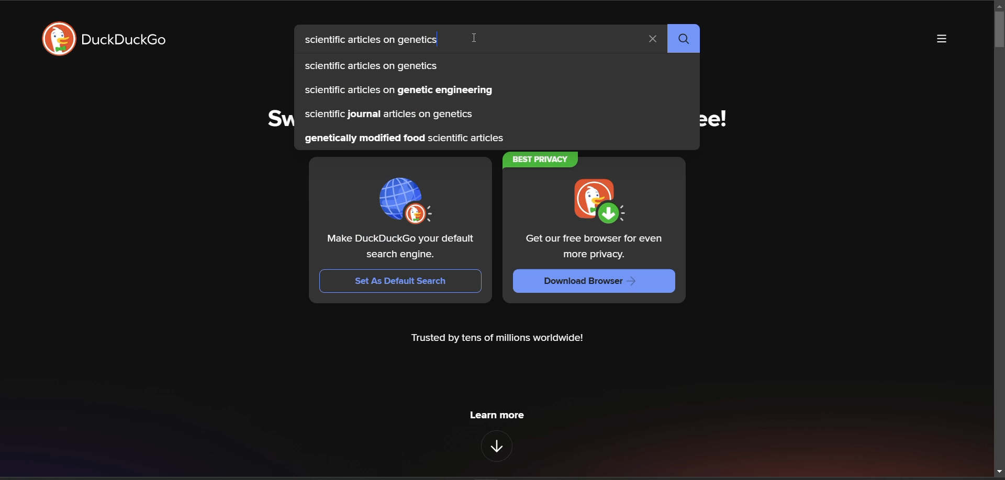  I want to click on logo, so click(55, 39).